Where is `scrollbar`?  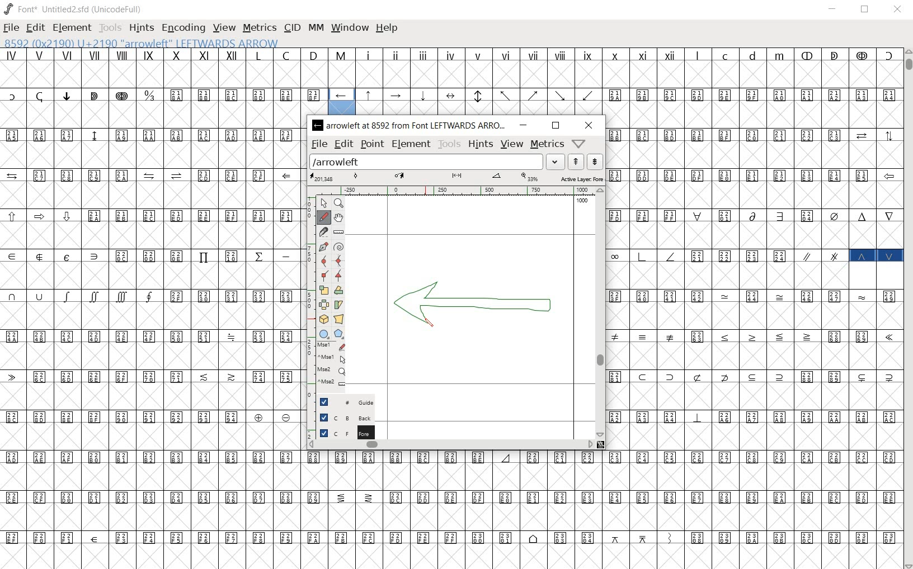
scrollbar is located at coordinates (450, 445).